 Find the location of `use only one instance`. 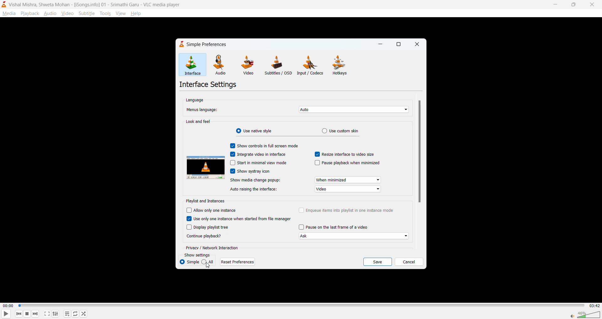

use only one instance is located at coordinates (240, 219).